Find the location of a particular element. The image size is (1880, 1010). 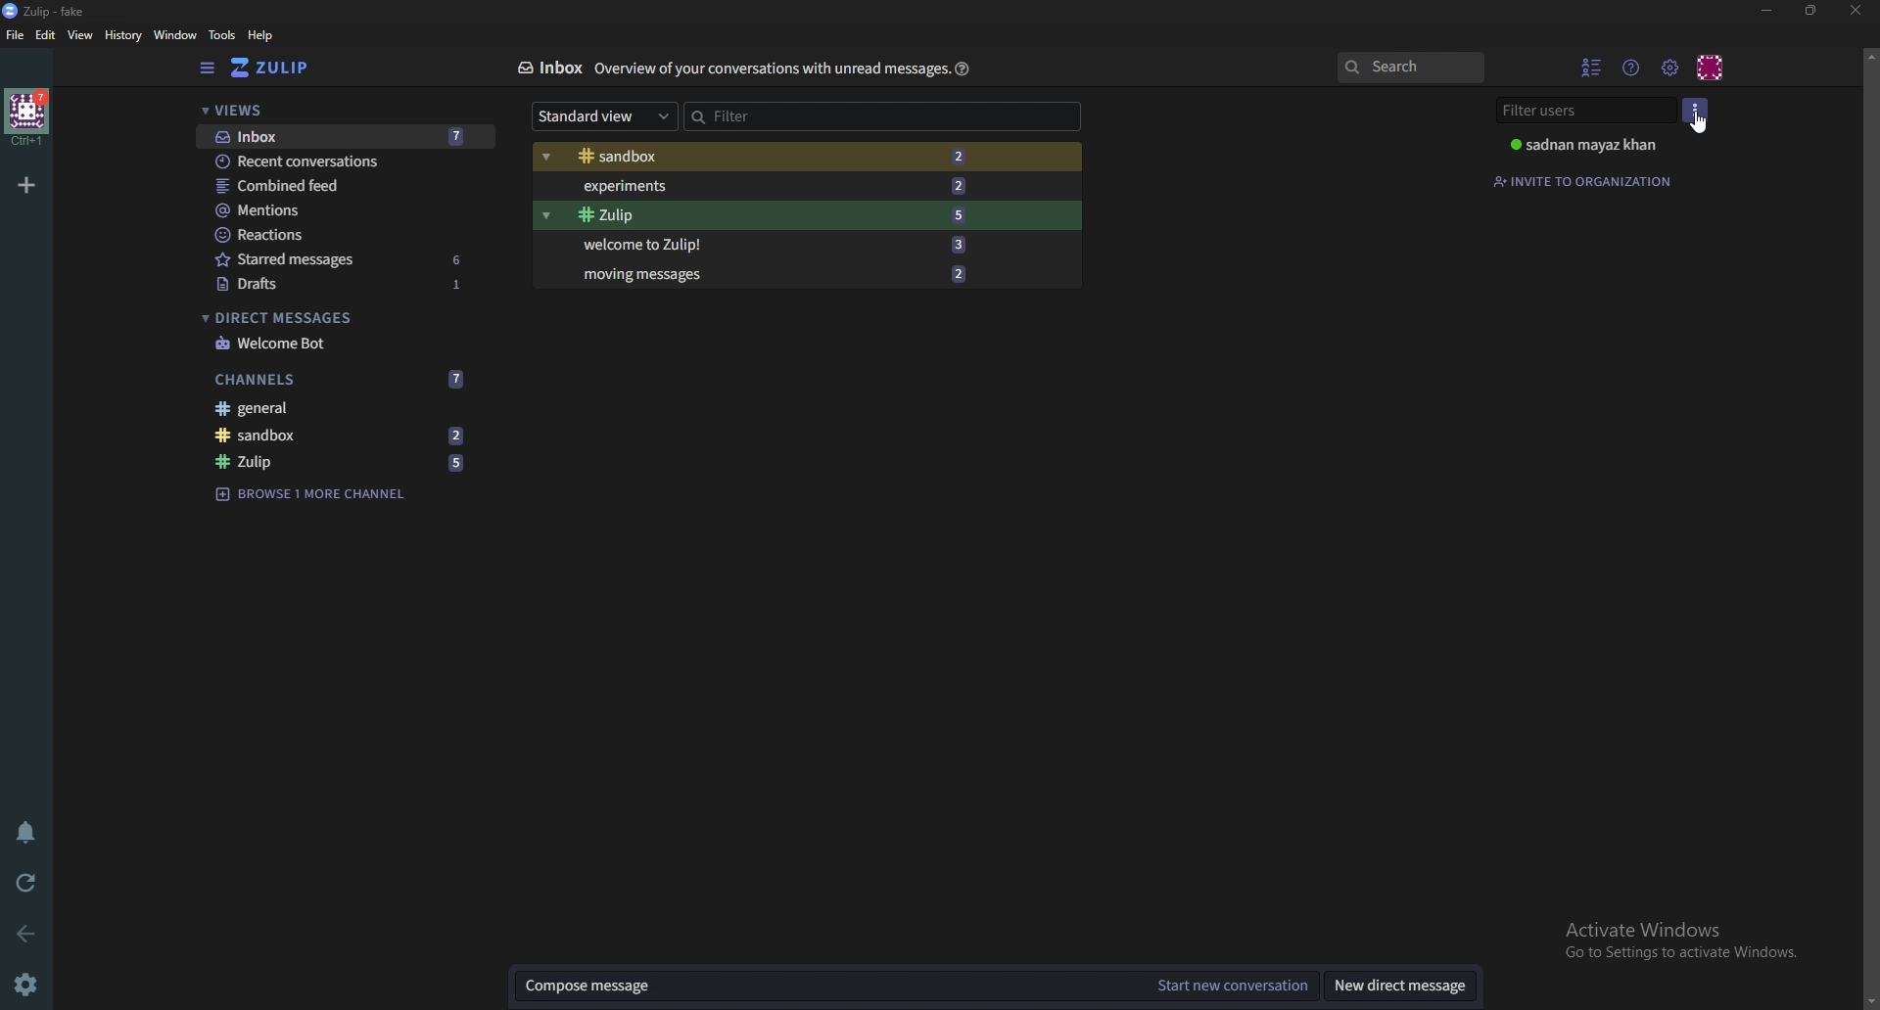

Inbox is located at coordinates (347, 137).